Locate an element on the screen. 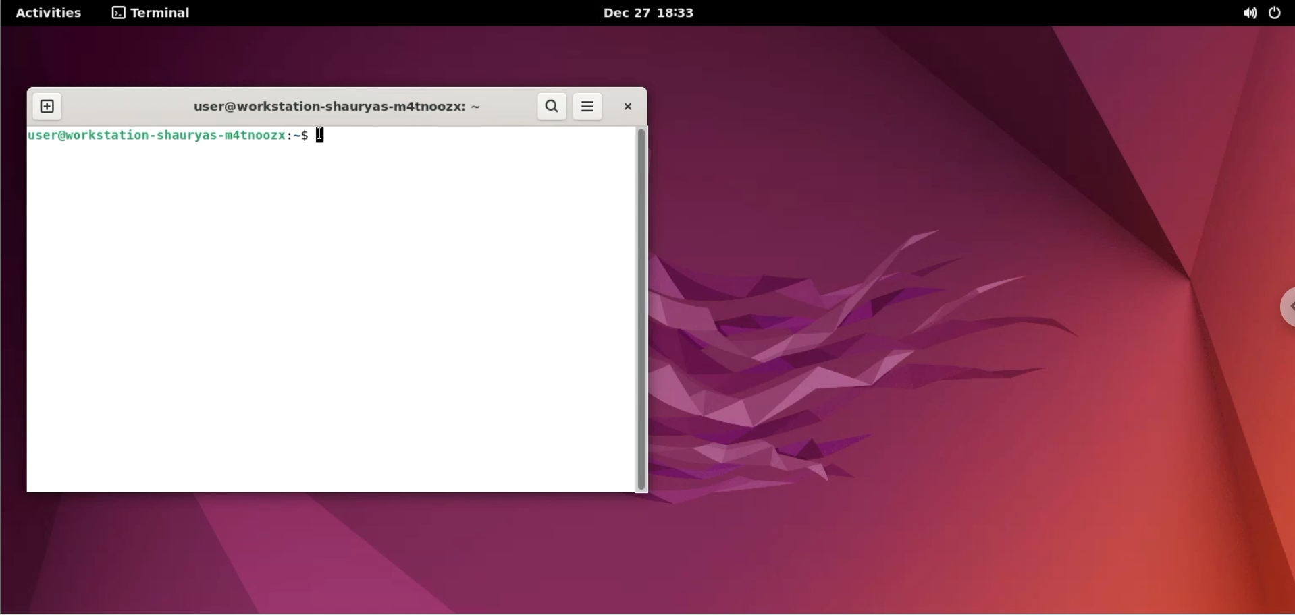 This screenshot has width=1295, height=615. user@workstation-shauryas-m4tnoozx:~$ is located at coordinates (169, 137).